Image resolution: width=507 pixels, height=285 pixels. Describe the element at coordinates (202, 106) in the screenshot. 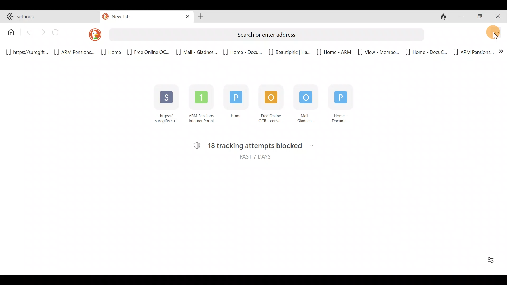

I see `ARM Pensions Internet Portal` at that location.